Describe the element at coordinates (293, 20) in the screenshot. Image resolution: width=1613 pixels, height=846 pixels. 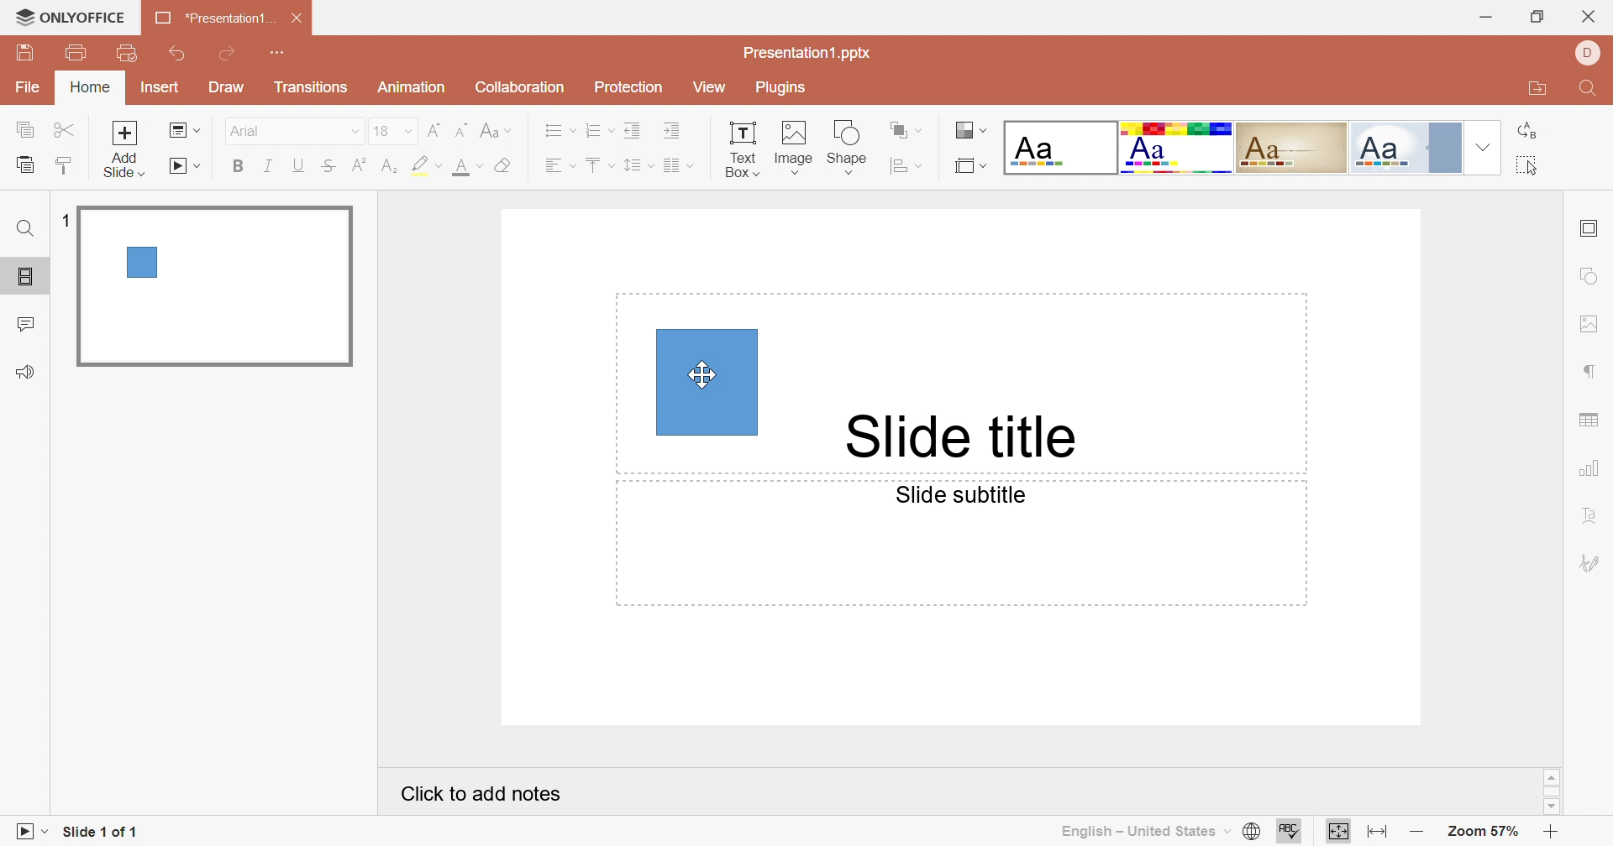
I see `Close` at that location.